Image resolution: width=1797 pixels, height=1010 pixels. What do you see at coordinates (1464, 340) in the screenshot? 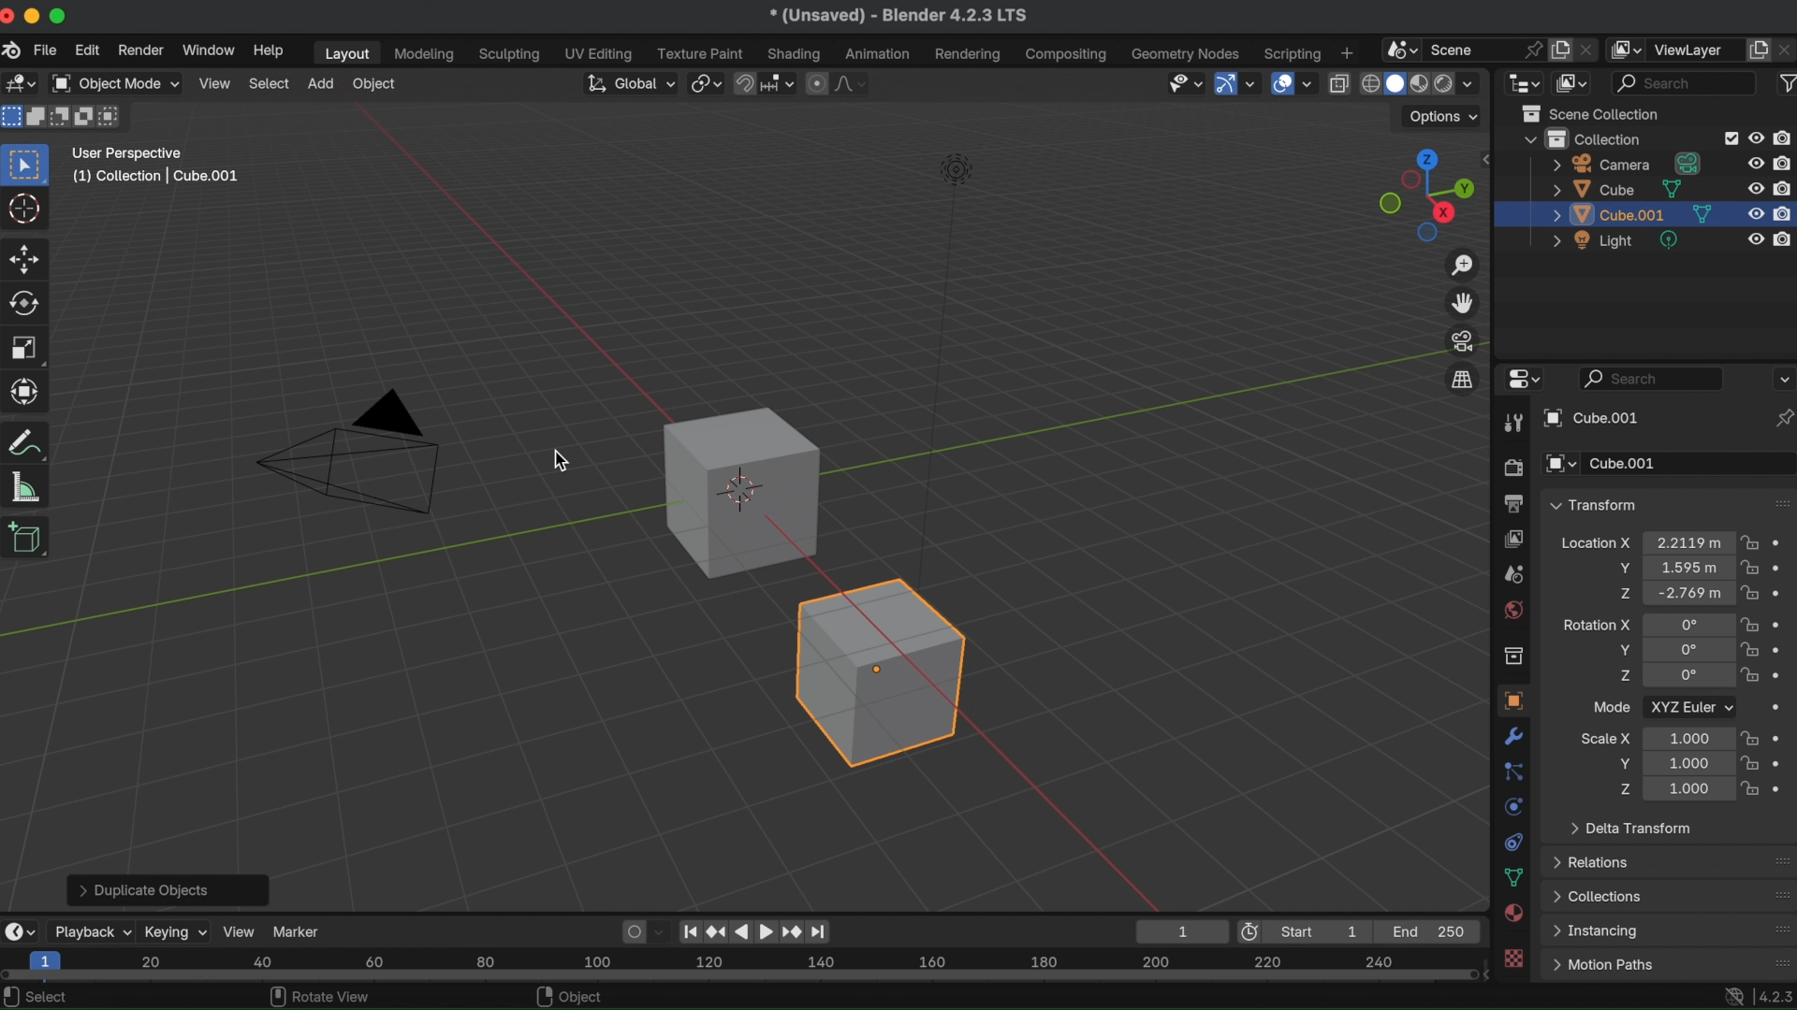
I see `toggle camera view` at bounding box center [1464, 340].